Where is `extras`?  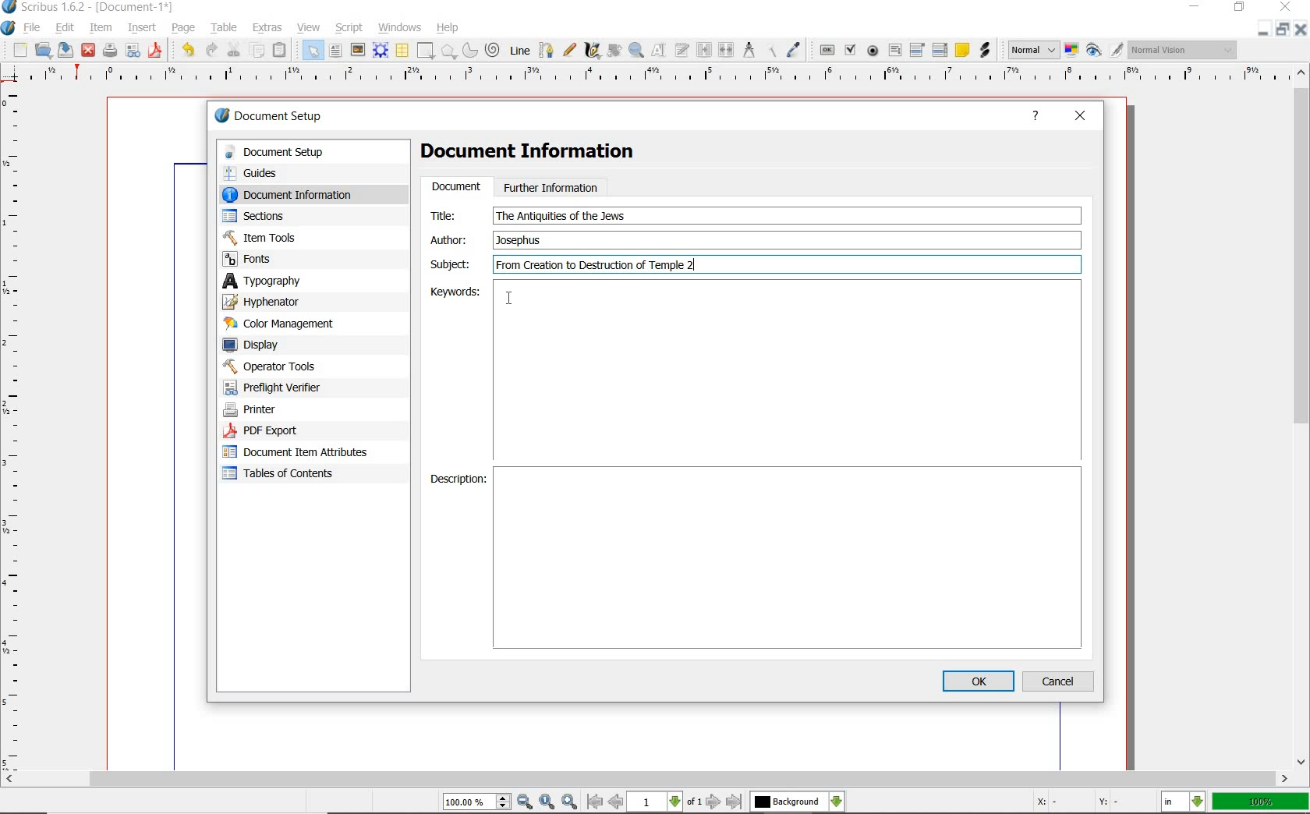 extras is located at coordinates (268, 28).